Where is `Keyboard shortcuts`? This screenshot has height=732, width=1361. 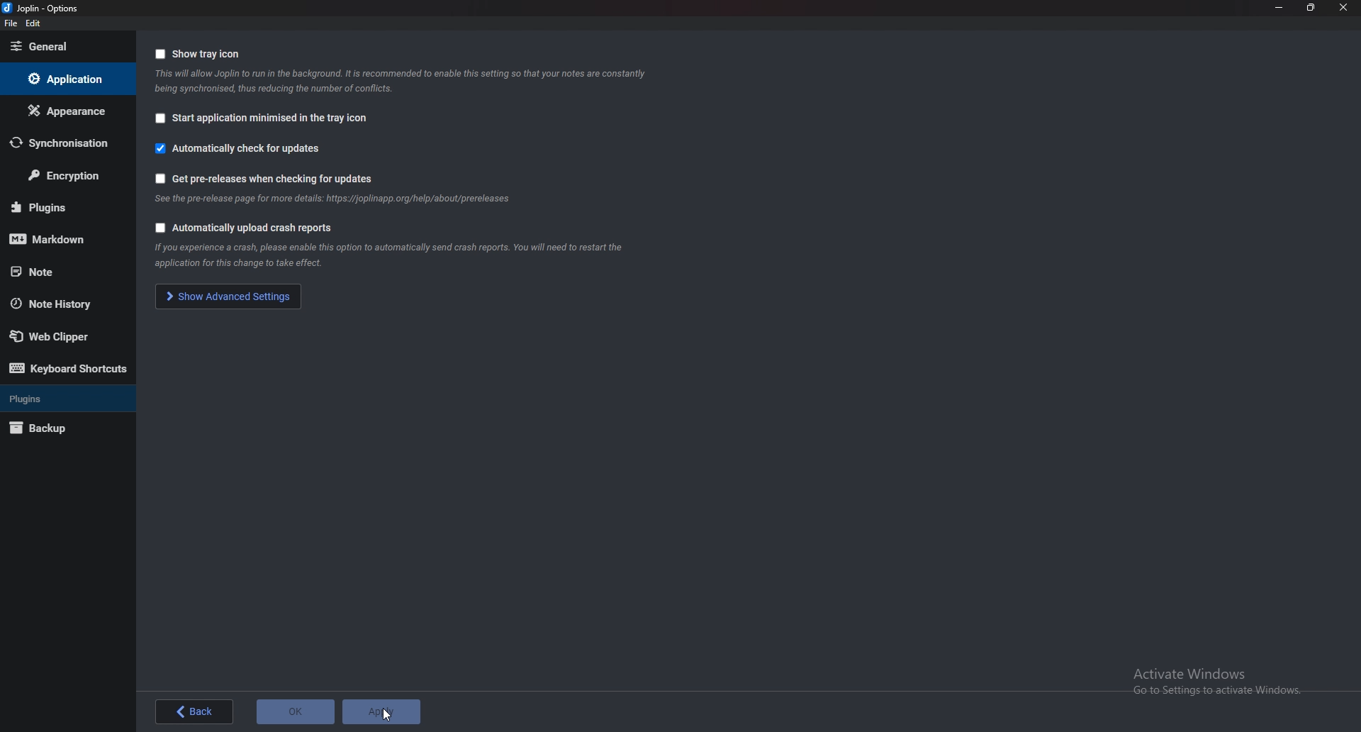 Keyboard shortcuts is located at coordinates (67, 370).